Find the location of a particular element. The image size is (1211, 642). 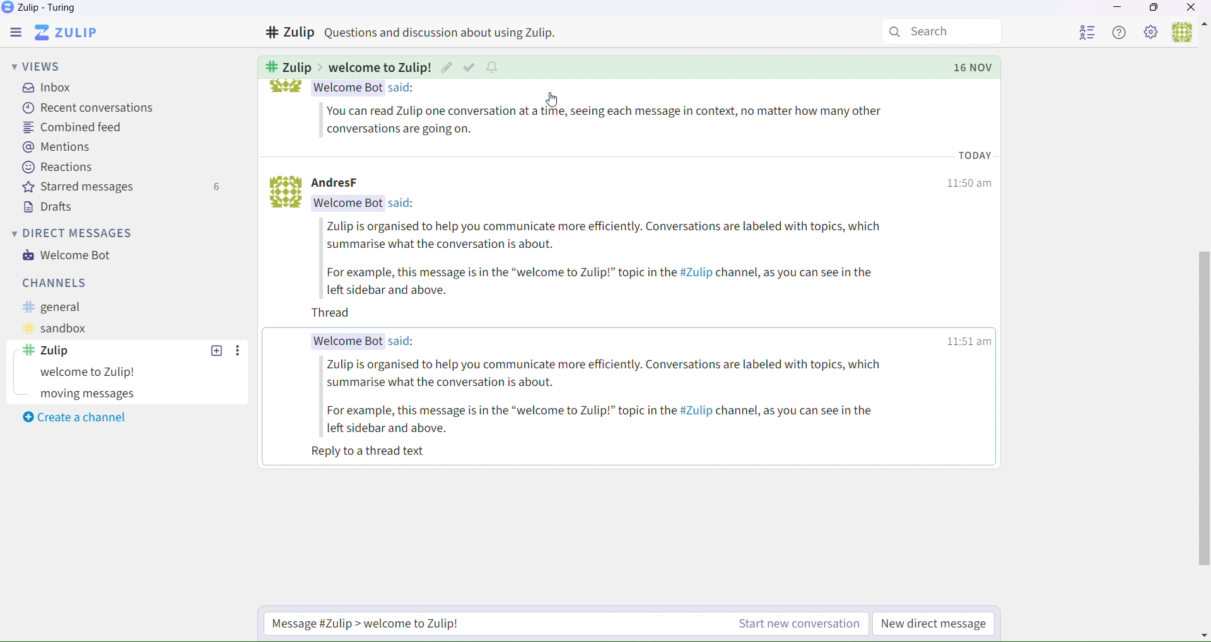

Help is located at coordinates (1121, 33).